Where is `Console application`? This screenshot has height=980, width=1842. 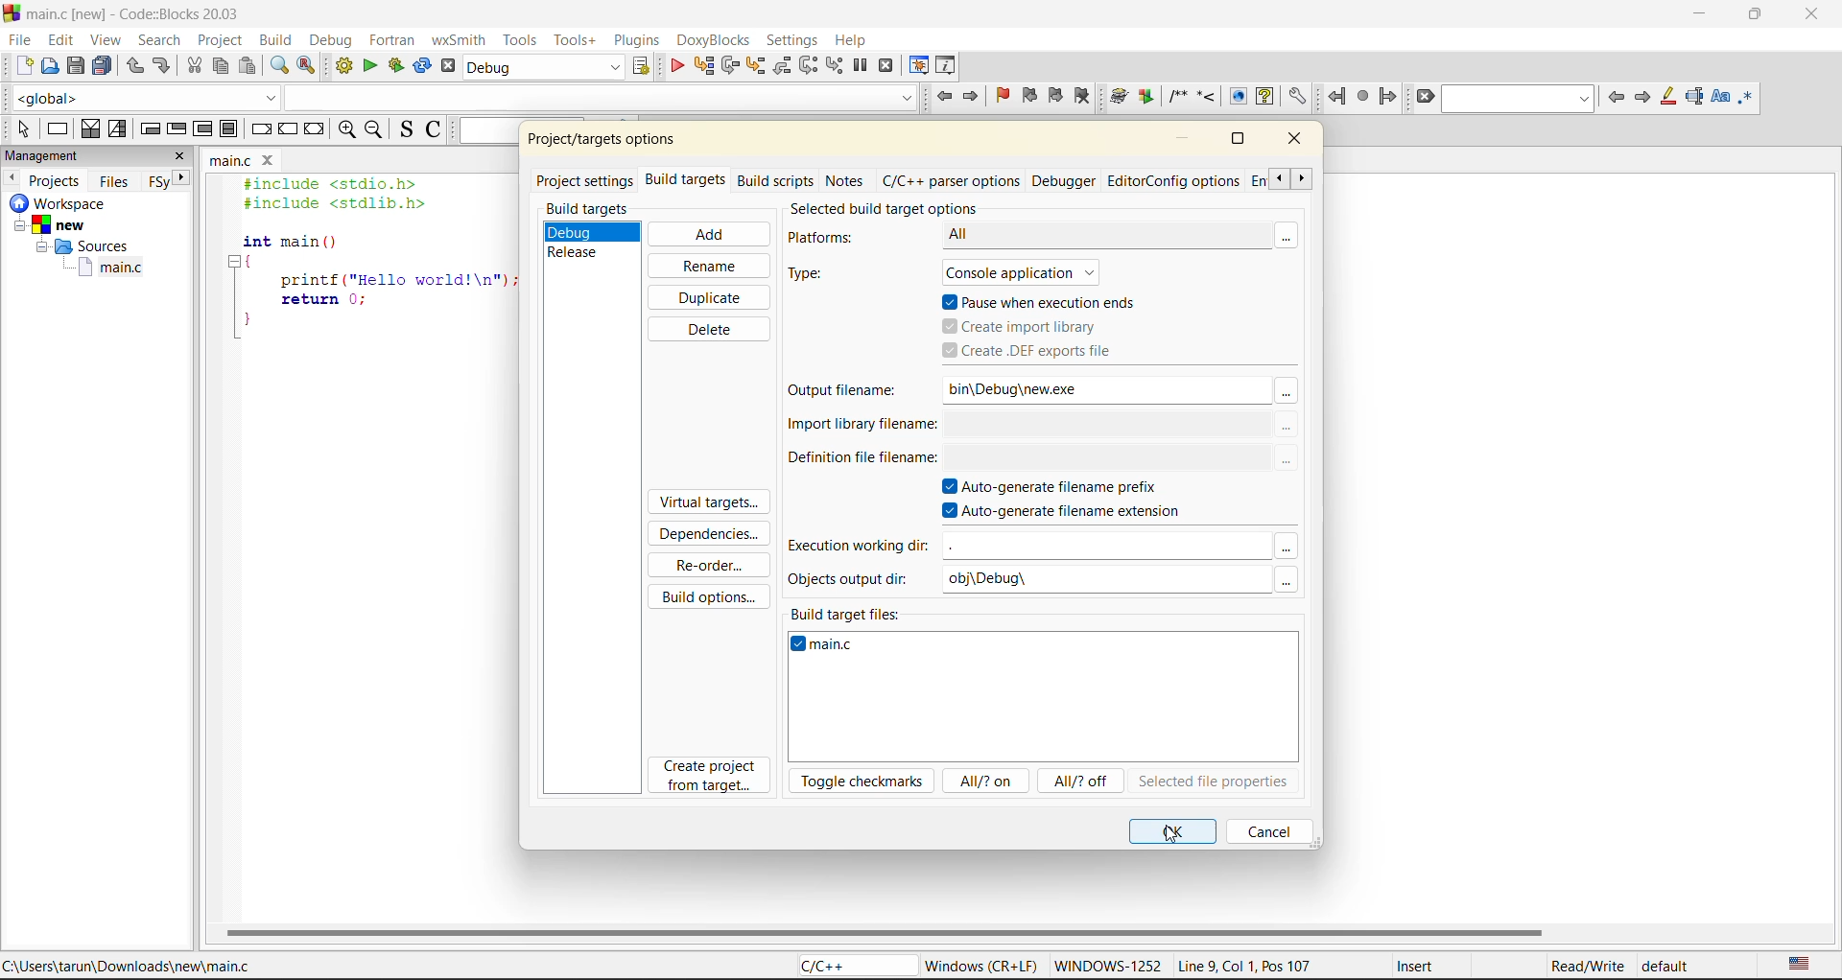 Console application is located at coordinates (1041, 270).